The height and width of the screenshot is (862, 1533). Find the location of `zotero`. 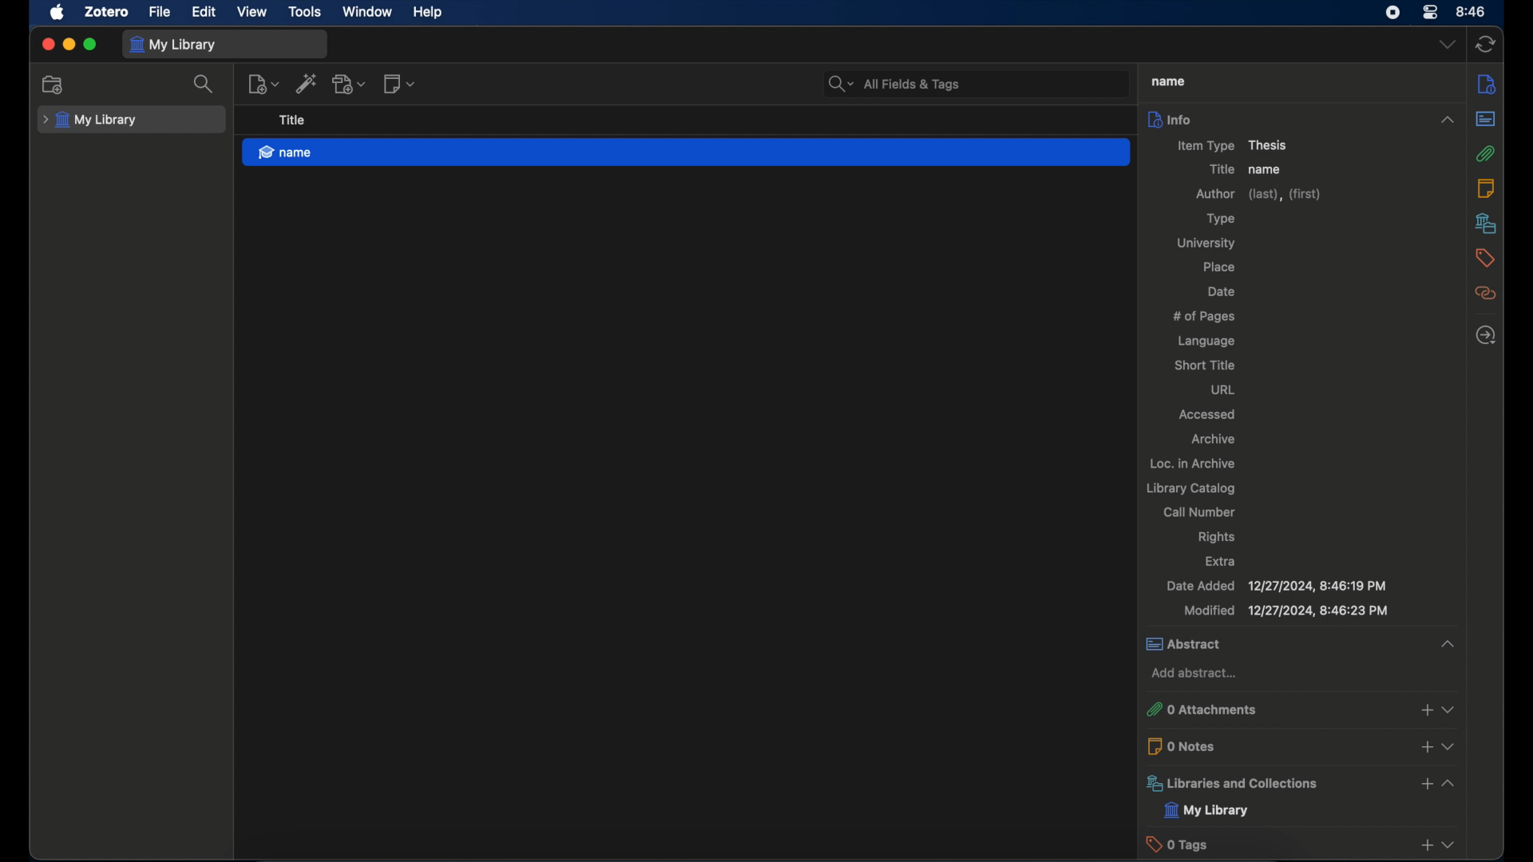

zotero is located at coordinates (107, 12).